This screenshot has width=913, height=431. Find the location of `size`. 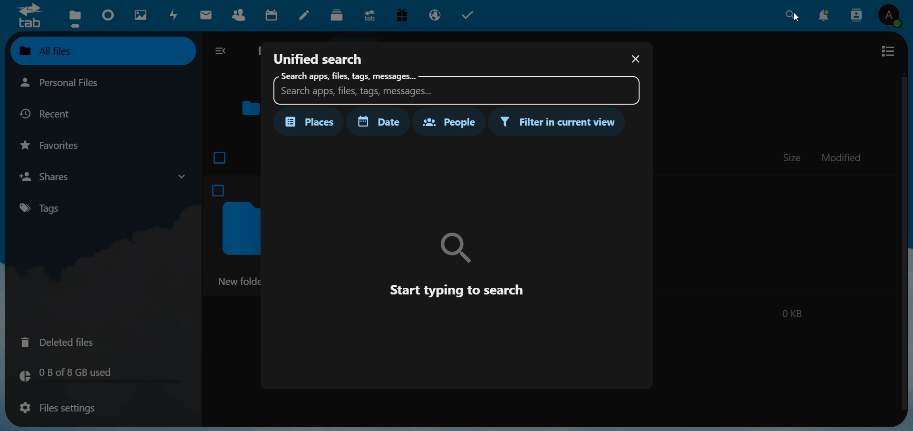

size is located at coordinates (793, 157).